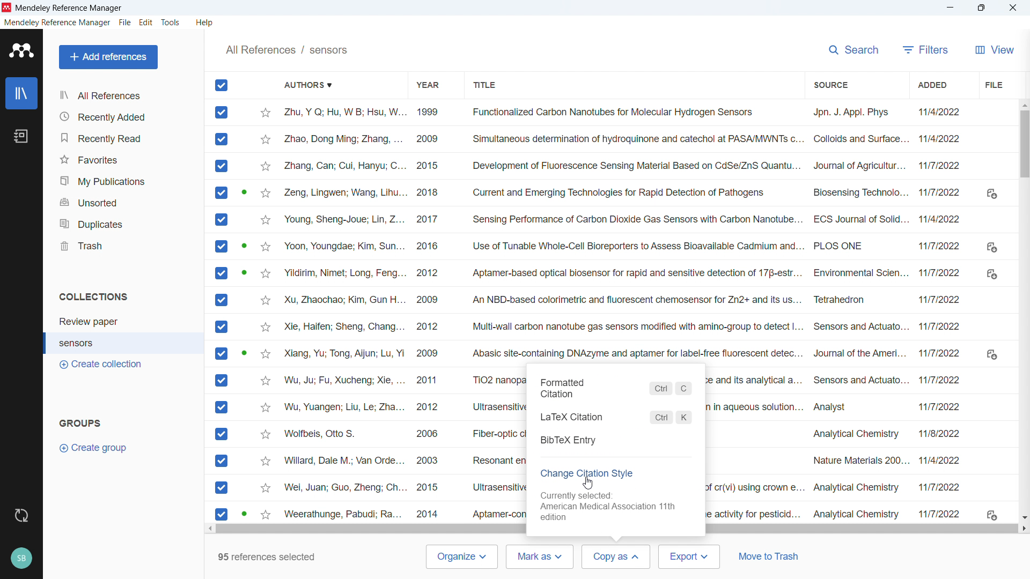 This screenshot has width=1030, height=579. What do you see at coordinates (542, 556) in the screenshot?
I see `Mark as ` at bounding box center [542, 556].